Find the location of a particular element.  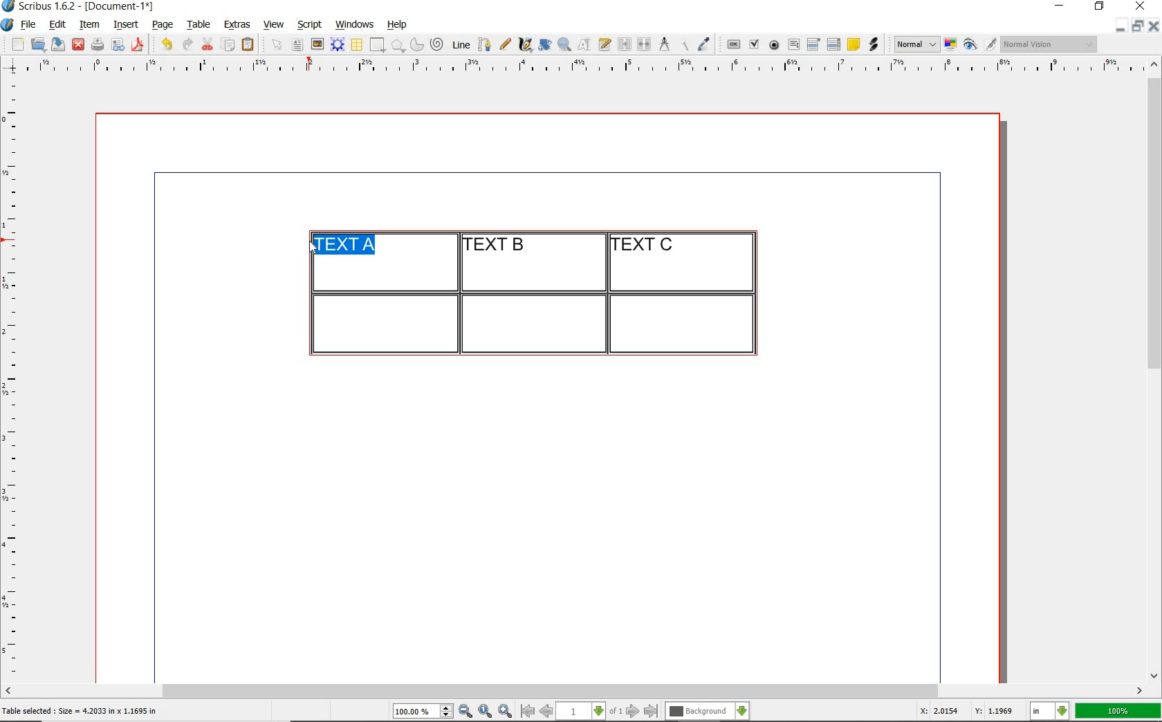

close is located at coordinates (1143, 6).